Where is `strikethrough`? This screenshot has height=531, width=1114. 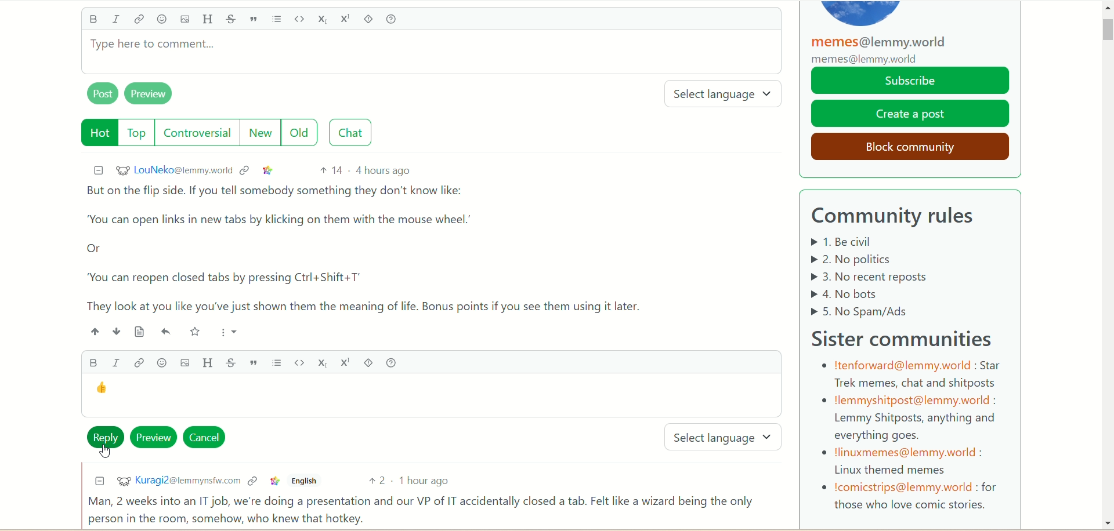 strikethrough is located at coordinates (231, 20).